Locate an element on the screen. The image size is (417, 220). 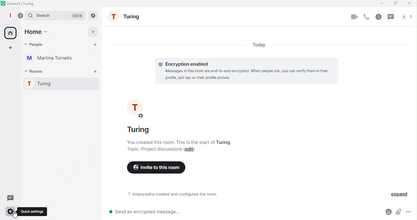
Room info is located at coordinates (379, 18).